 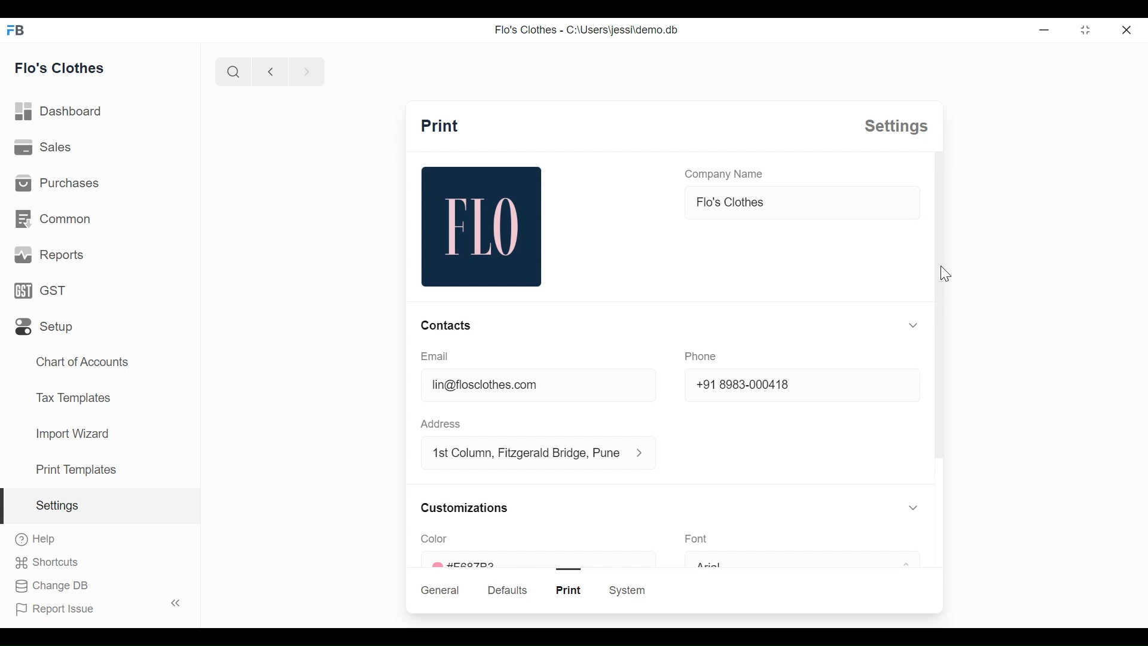 What do you see at coordinates (439, 126) in the screenshot?
I see `print` at bounding box center [439, 126].